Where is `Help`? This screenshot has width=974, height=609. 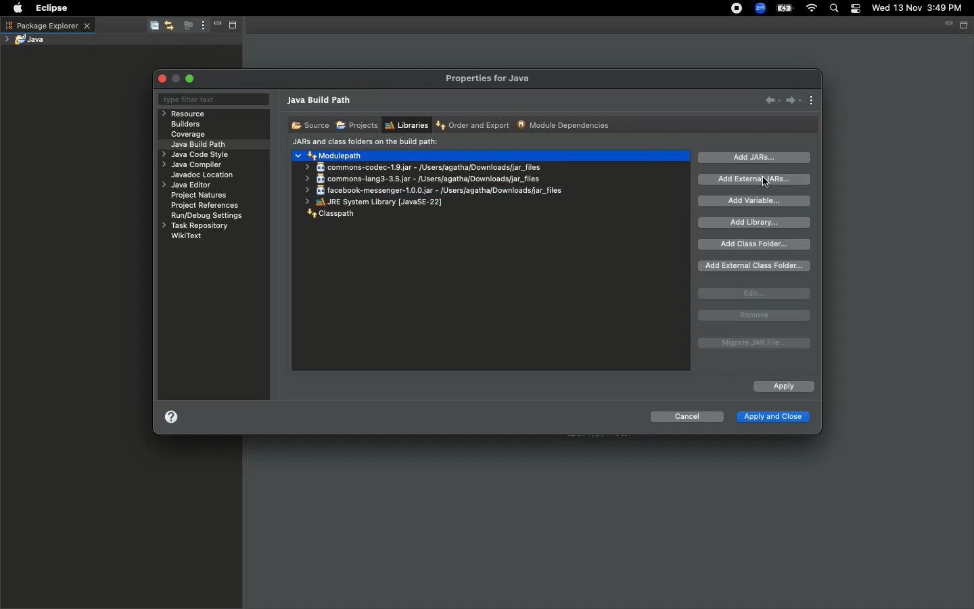 Help is located at coordinates (171, 420).